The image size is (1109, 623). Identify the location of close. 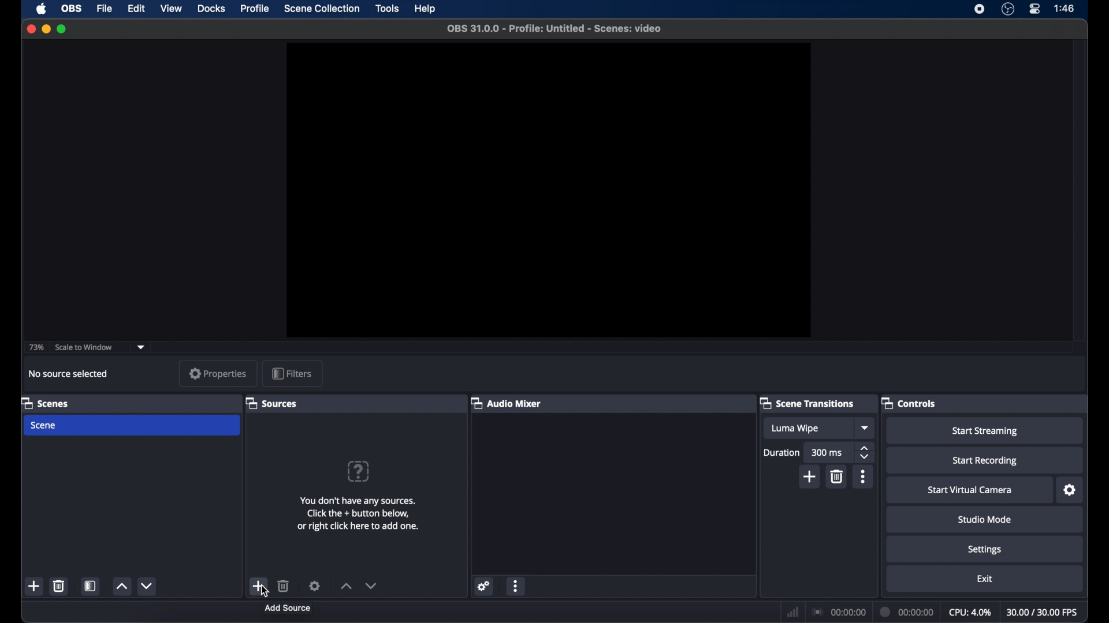
(31, 29).